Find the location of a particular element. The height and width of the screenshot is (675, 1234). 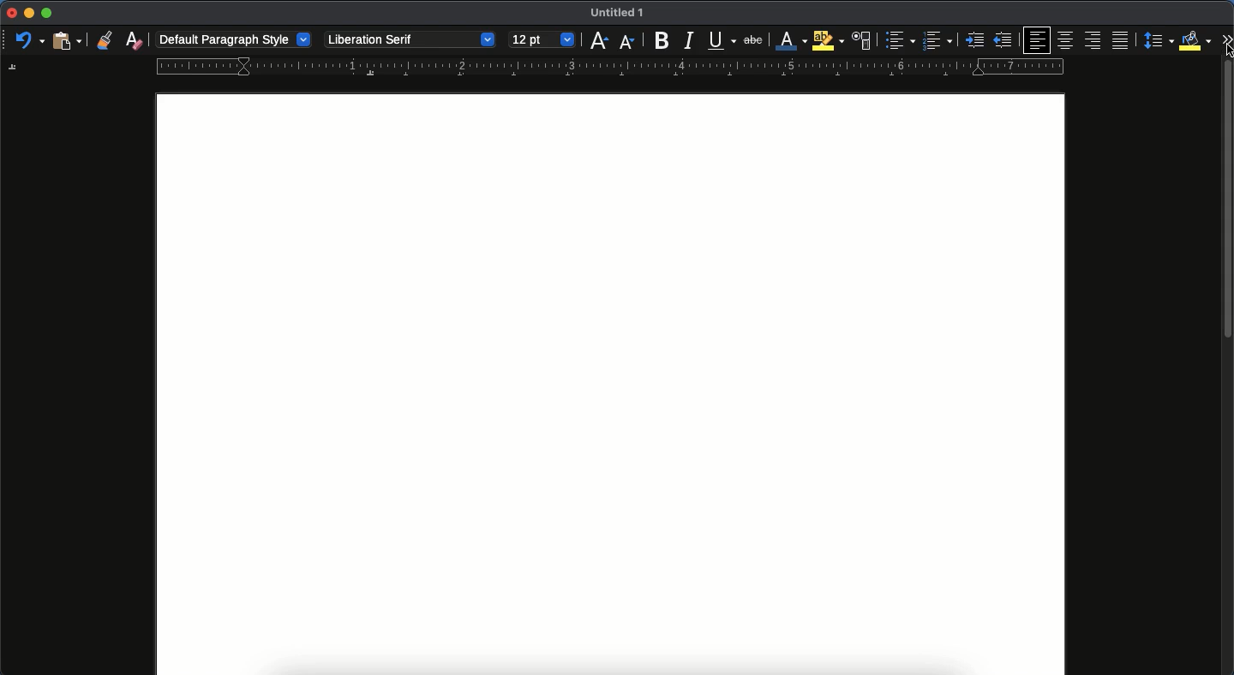

highlight color is located at coordinates (826, 40).